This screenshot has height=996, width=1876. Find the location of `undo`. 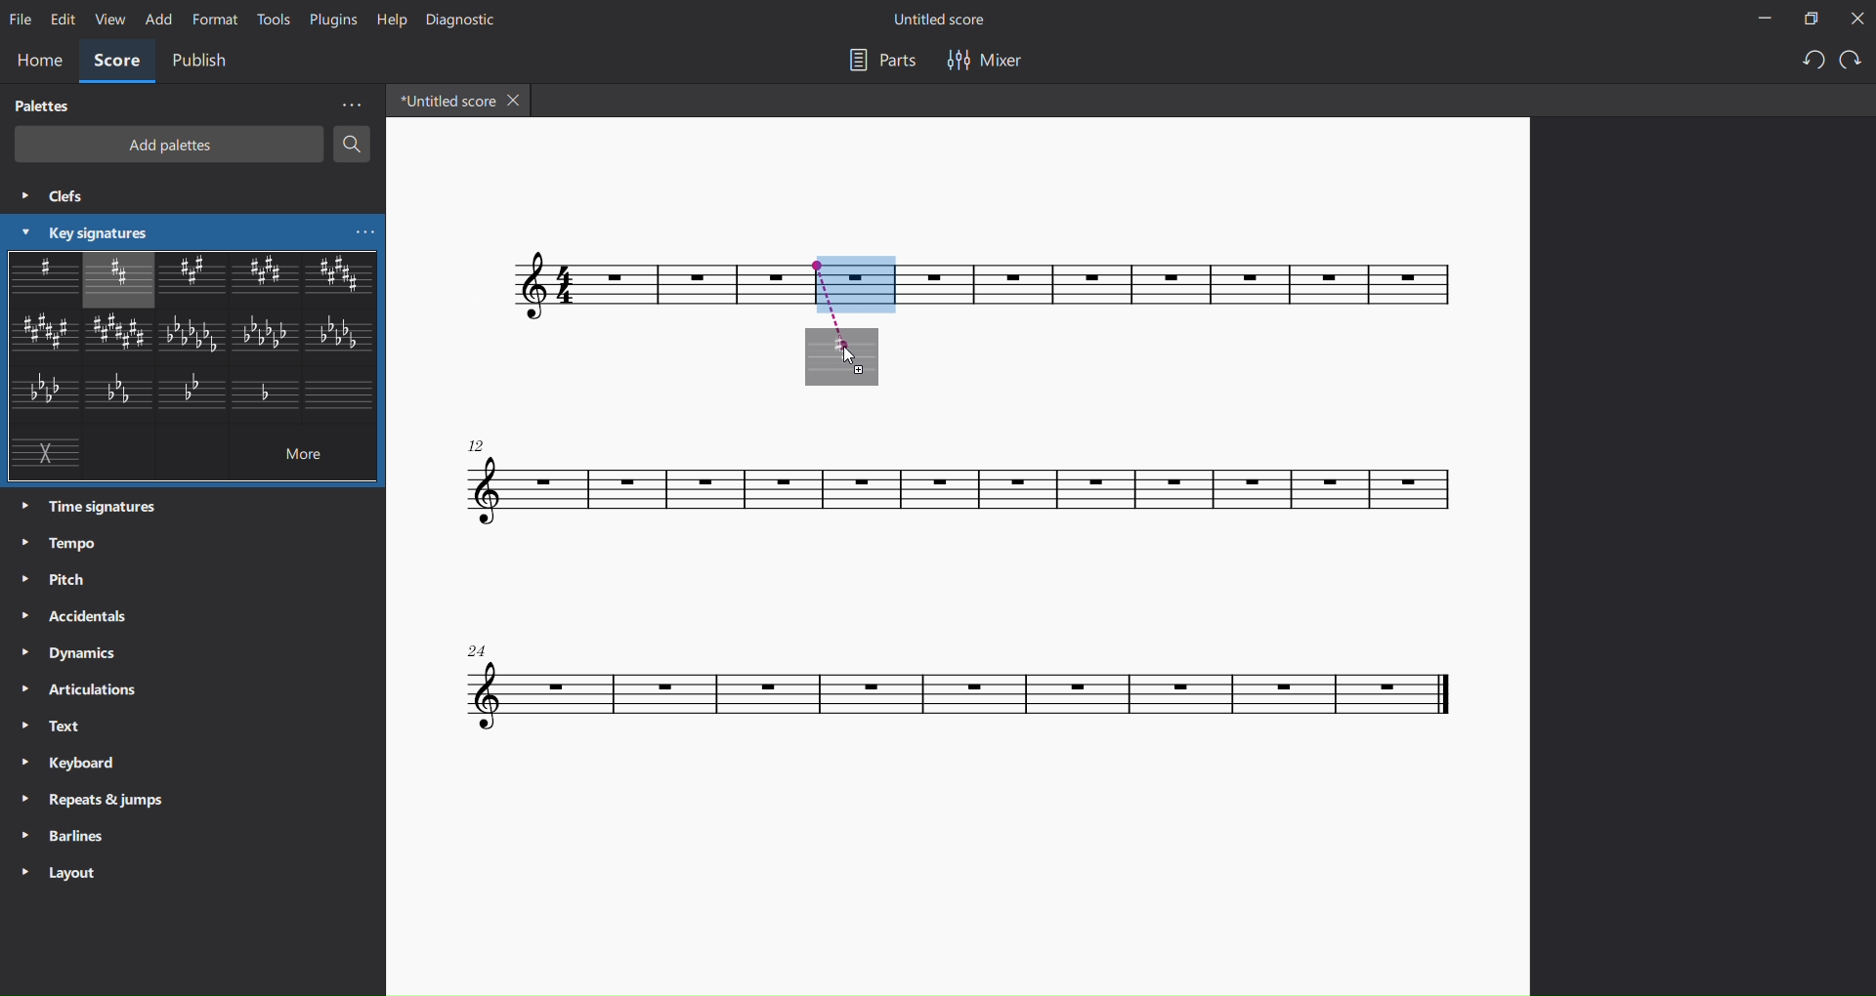

undo is located at coordinates (1810, 62).